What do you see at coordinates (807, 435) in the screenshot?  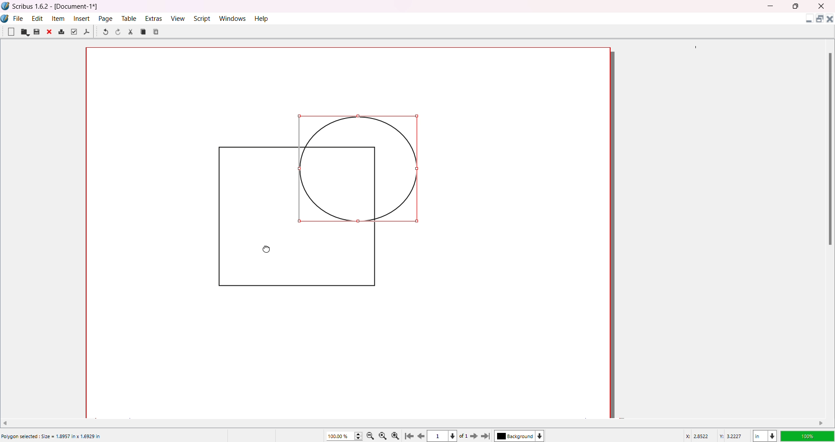 I see `Opacity` at bounding box center [807, 435].